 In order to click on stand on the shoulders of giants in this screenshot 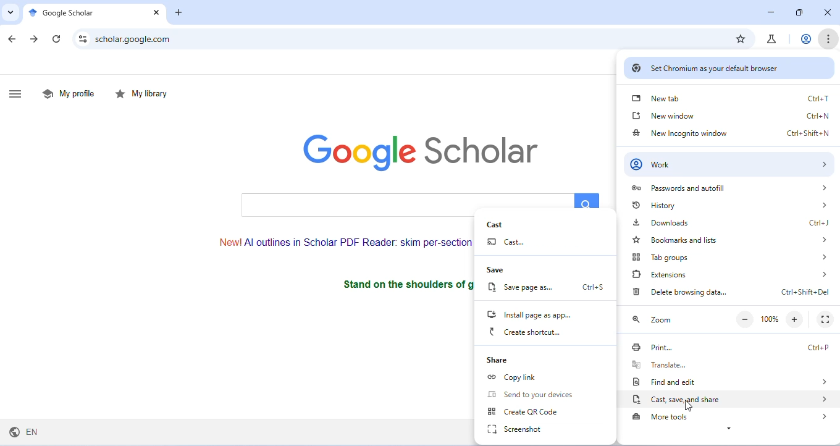, I will do `click(404, 284)`.